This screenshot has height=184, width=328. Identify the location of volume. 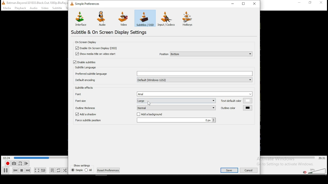
(317, 170).